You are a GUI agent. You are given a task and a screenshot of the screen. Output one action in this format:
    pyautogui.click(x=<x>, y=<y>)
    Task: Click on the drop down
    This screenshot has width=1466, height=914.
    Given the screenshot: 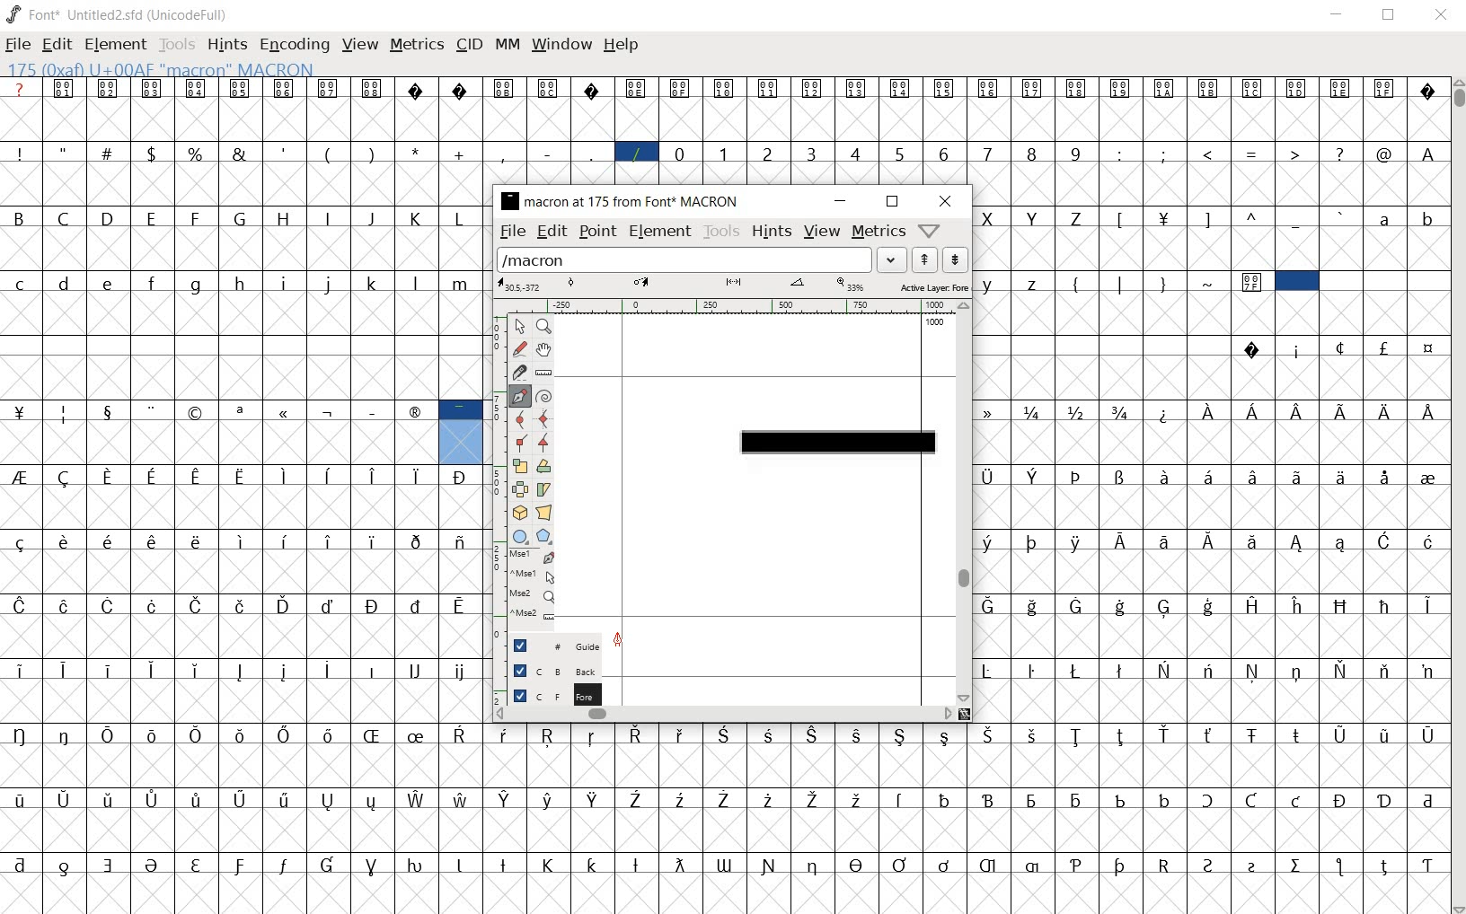 What is the action you would take?
    pyautogui.click(x=891, y=258)
    